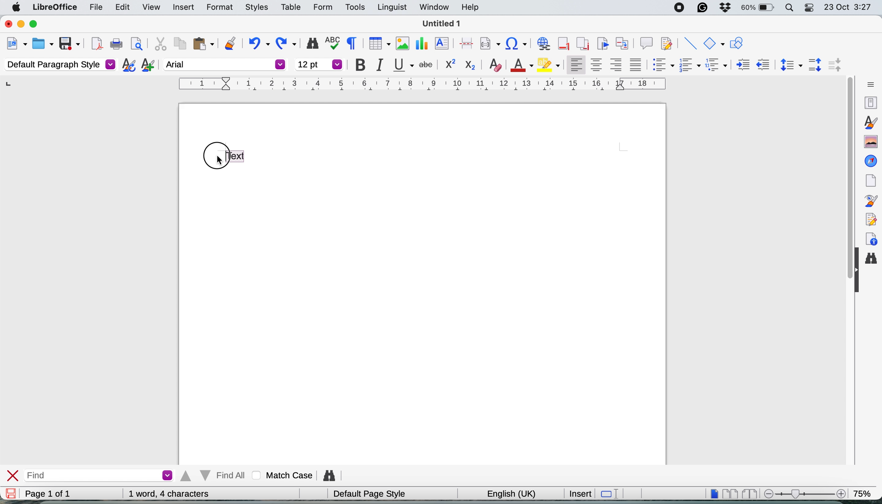  Describe the element at coordinates (507, 493) in the screenshot. I see `english uk` at that location.